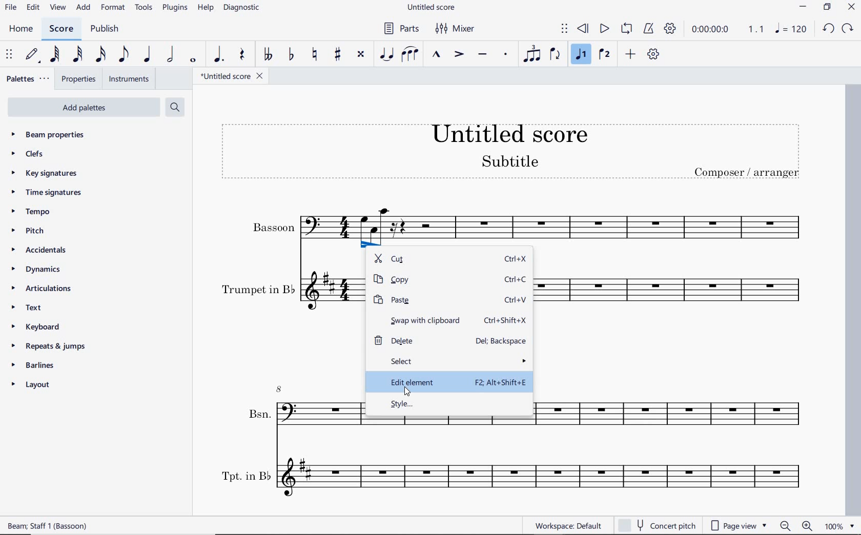 The width and height of the screenshot is (861, 535). What do you see at coordinates (241, 8) in the screenshot?
I see `diagnostic` at bounding box center [241, 8].